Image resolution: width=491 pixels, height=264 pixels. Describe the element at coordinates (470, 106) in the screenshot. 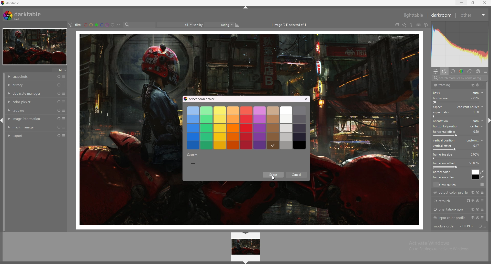

I see `aspect type` at that location.